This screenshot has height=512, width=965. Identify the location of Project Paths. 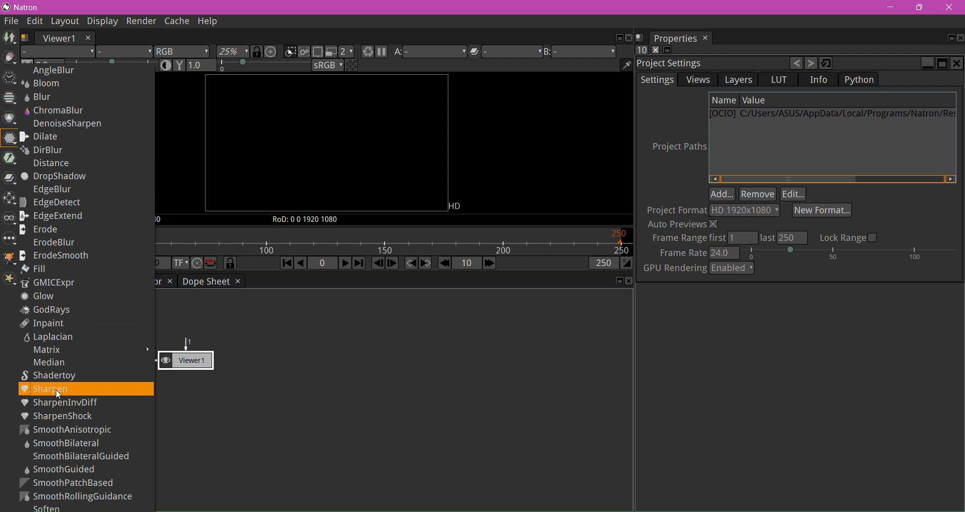
(675, 149).